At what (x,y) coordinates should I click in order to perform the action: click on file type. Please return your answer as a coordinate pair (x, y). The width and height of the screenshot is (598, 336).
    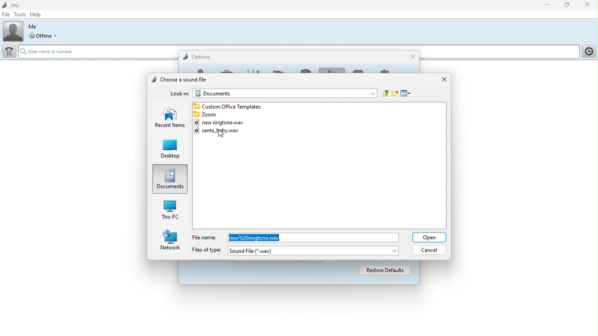
    Looking at the image, I should click on (313, 250).